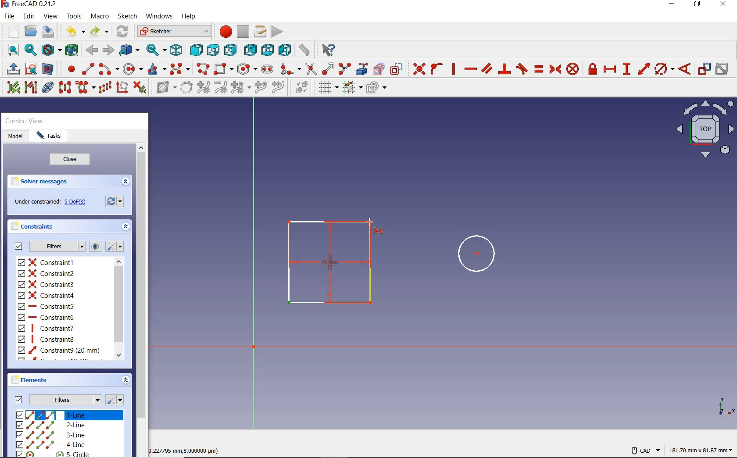 Image resolution: width=737 pixels, height=458 pixels. I want to click on create slot, so click(269, 70).